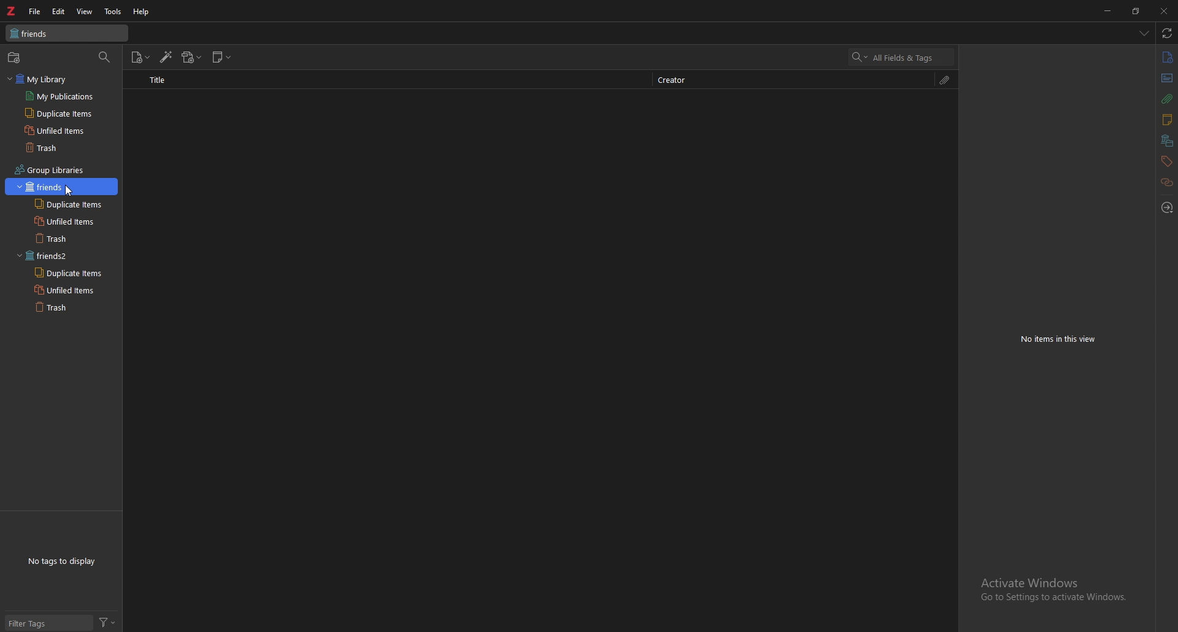  What do you see at coordinates (1167, 207) in the screenshot?
I see `locate` at bounding box center [1167, 207].